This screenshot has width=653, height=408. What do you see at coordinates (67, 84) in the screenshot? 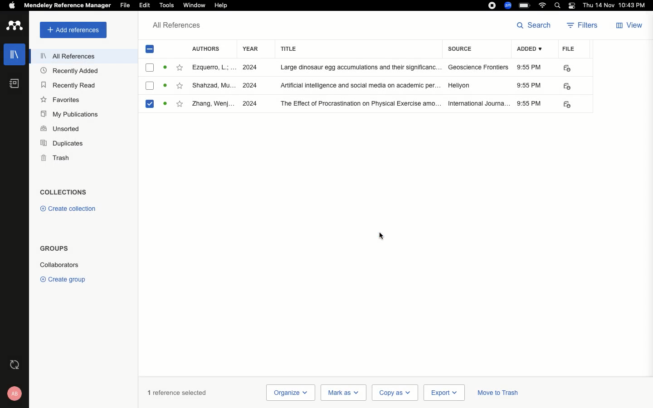
I see `Recently read` at bounding box center [67, 84].